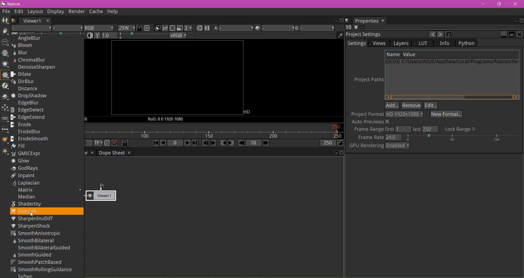 Image resolution: width=524 pixels, height=278 pixels. Describe the element at coordinates (4, 141) in the screenshot. I see `GMIC` at that location.